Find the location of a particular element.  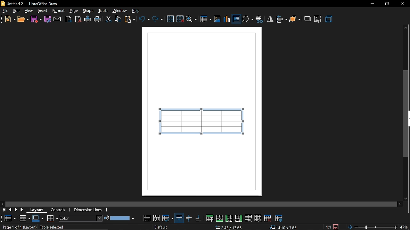

format is located at coordinates (59, 11).